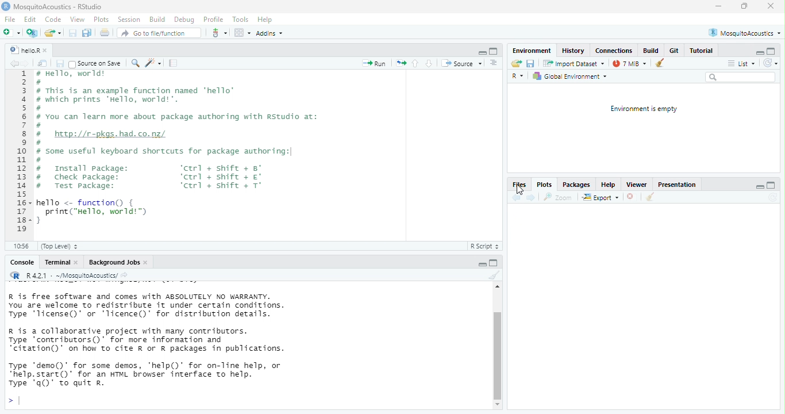 The width and height of the screenshot is (785, 414). Describe the element at coordinates (759, 185) in the screenshot. I see `hide r script` at that location.